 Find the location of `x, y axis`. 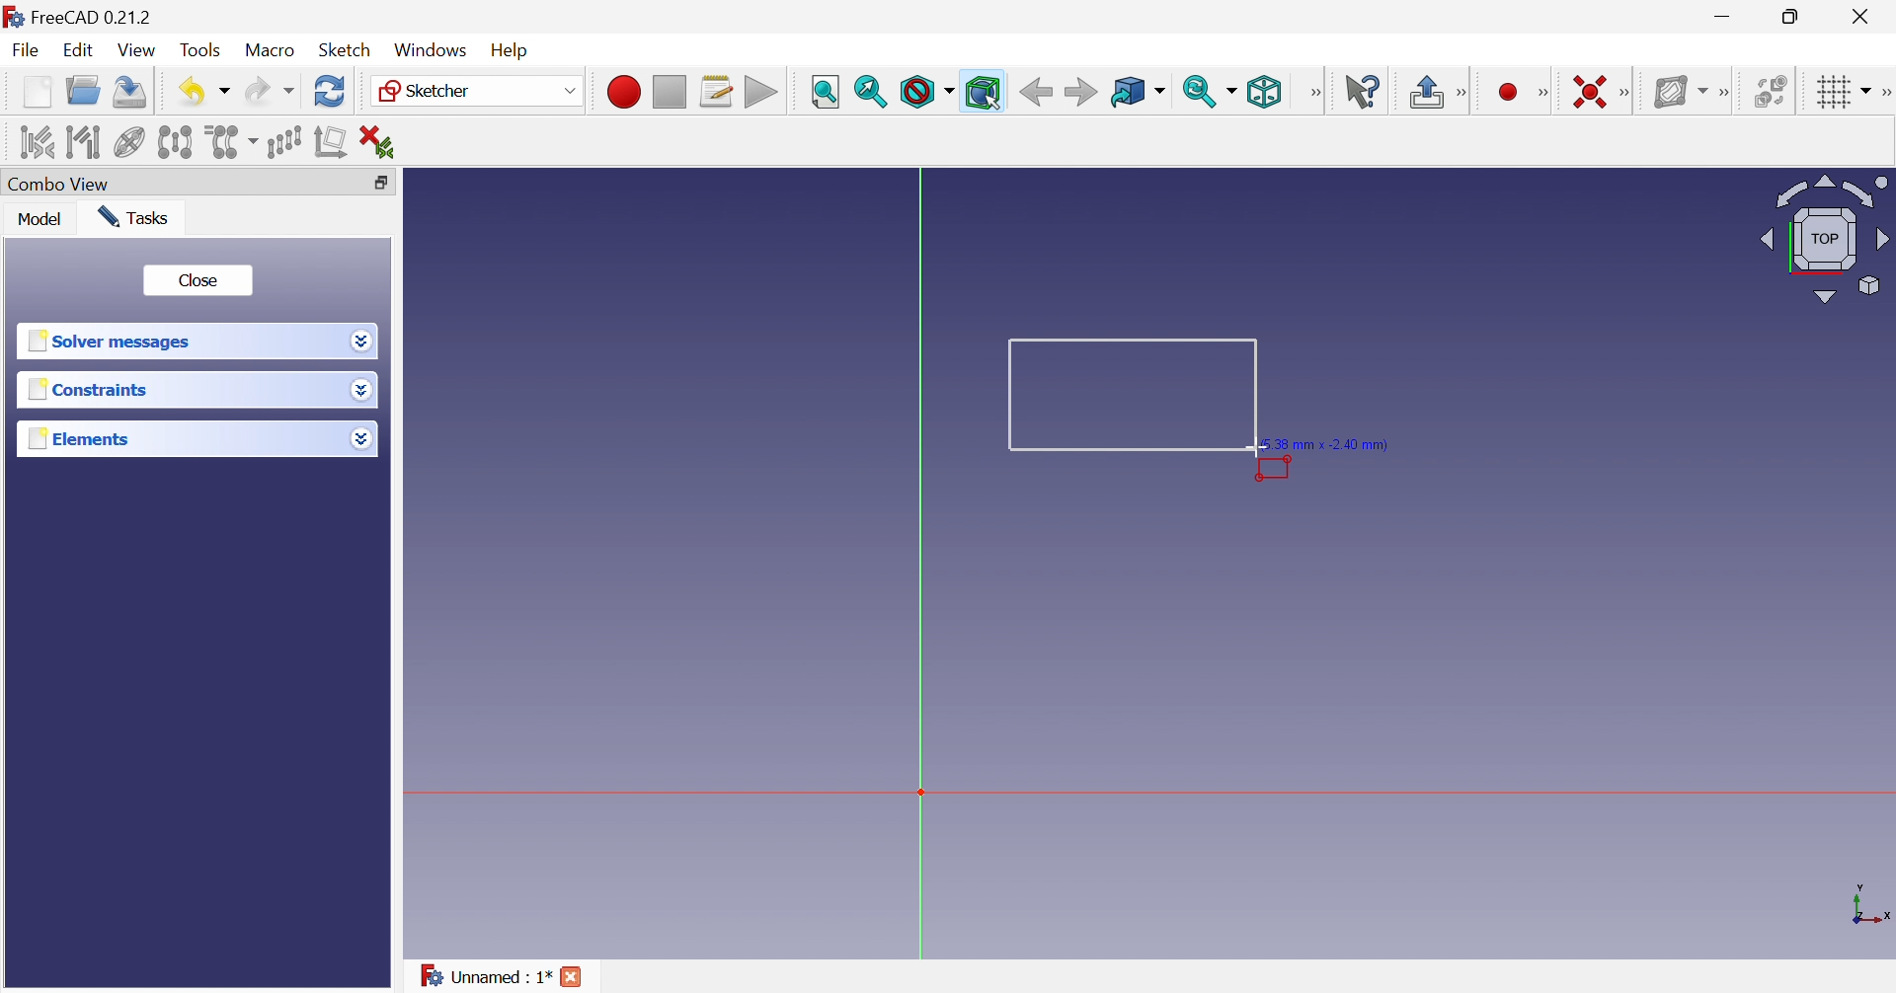

x, y axis is located at coordinates (1867, 903).